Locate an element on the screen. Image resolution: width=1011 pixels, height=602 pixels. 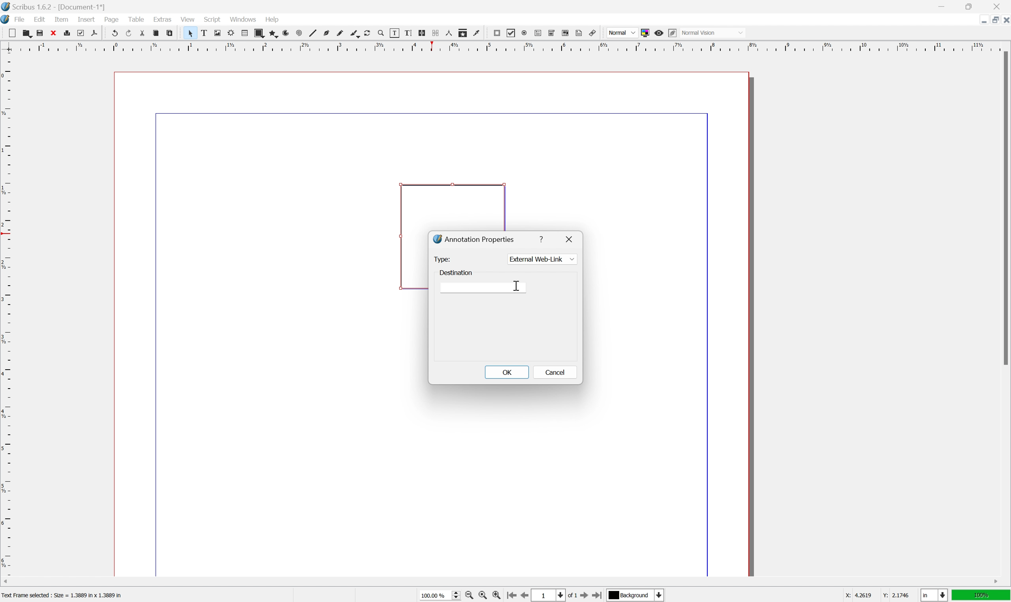
go to previous page is located at coordinates (523, 595).